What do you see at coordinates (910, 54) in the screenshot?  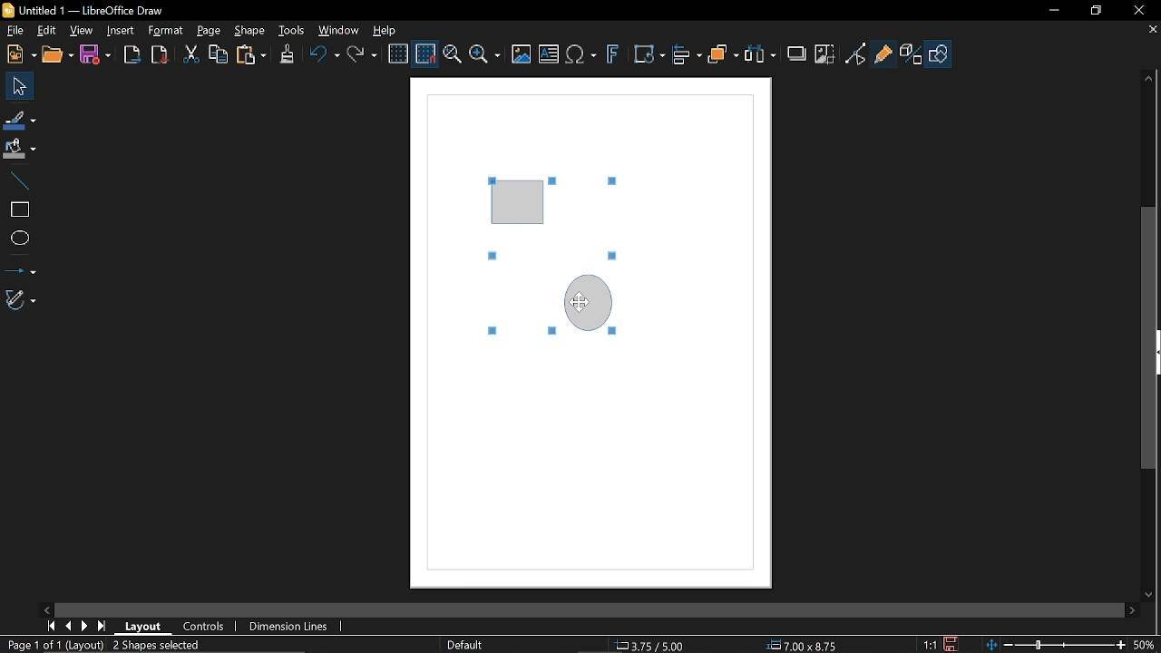 I see `Toggle extrusion` at bounding box center [910, 54].